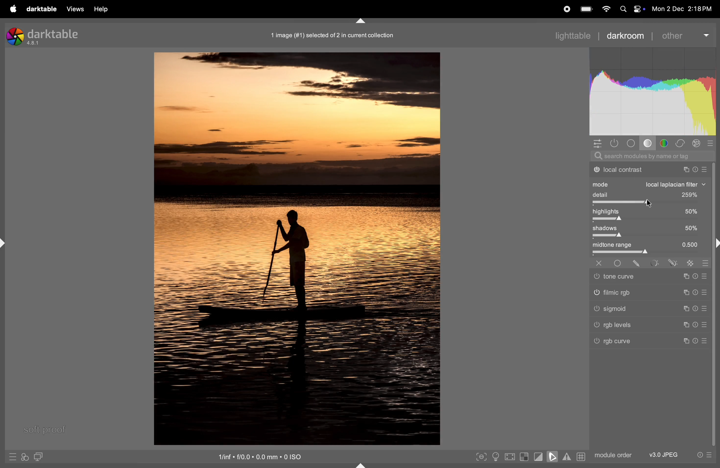 This screenshot has width=720, height=468. I want to click on v3 jpeg, so click(662, 455).